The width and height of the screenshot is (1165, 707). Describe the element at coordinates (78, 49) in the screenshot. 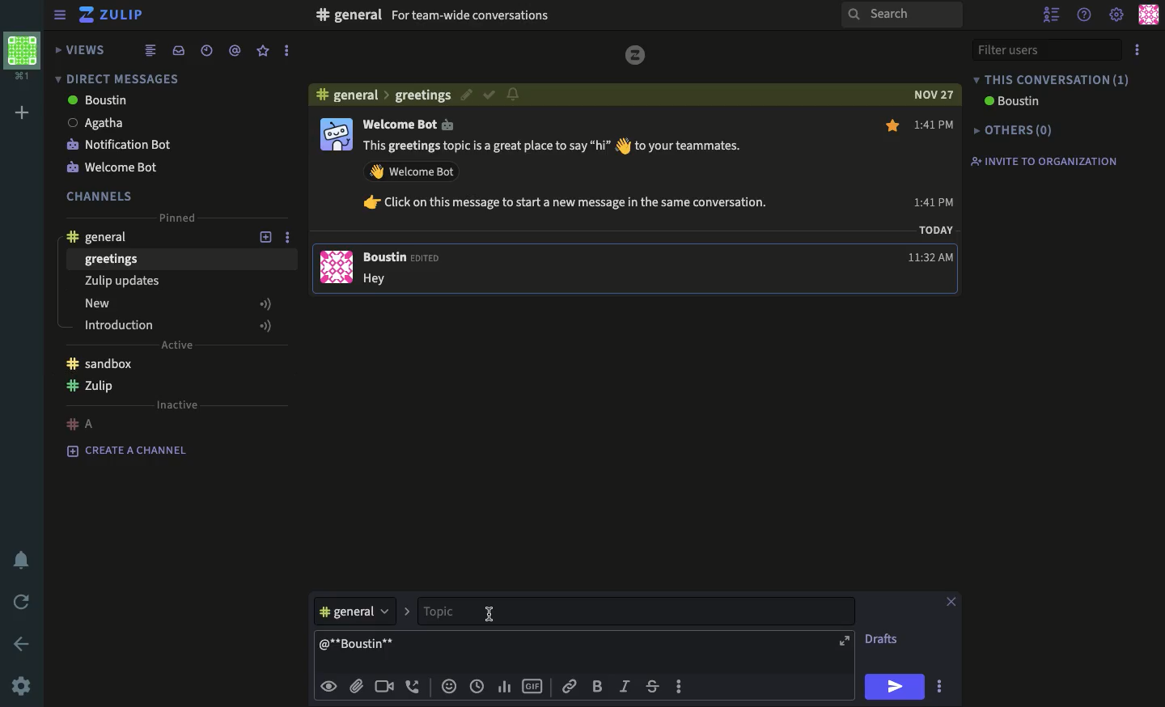

I see `views` at that location.